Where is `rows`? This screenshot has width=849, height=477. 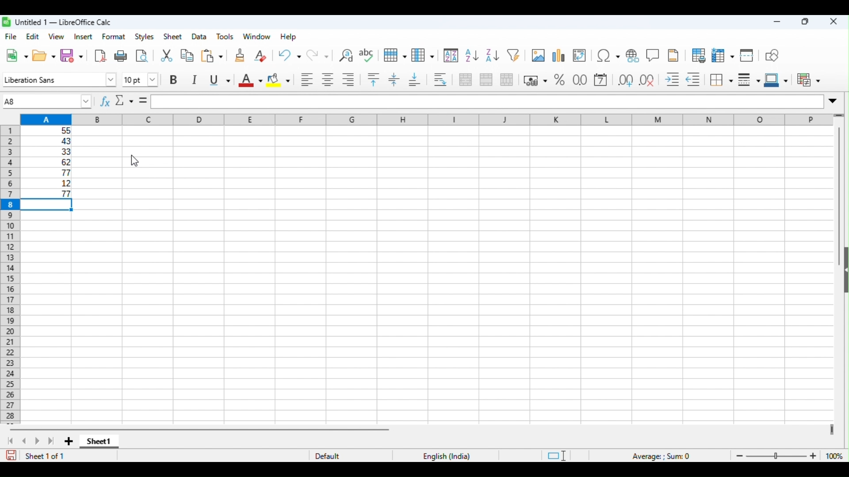
rows is located at coordinates (395, 56).